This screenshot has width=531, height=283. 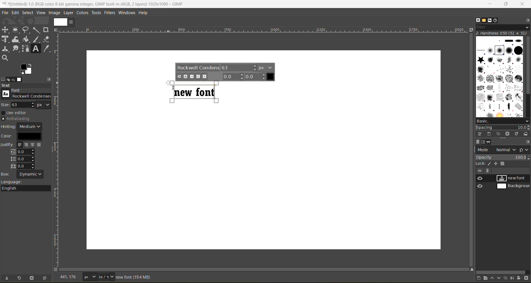 I want to click on mode, so click(x=496, y=150).